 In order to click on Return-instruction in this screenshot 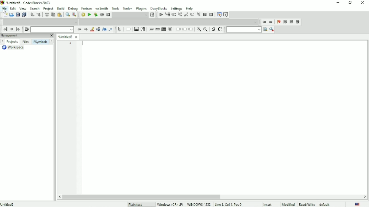, I will do `click(191, 29)`.